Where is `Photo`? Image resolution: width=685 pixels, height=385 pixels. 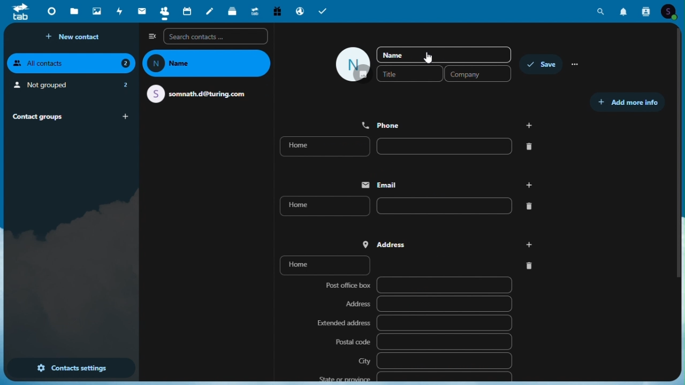
Photo is located at coordinates (96, 11).